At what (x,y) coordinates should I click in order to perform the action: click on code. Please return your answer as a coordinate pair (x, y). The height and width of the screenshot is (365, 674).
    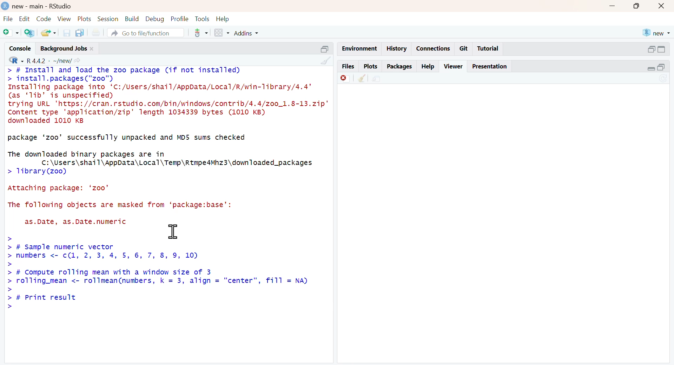
    Looking at the image, I should click on (44, 19).